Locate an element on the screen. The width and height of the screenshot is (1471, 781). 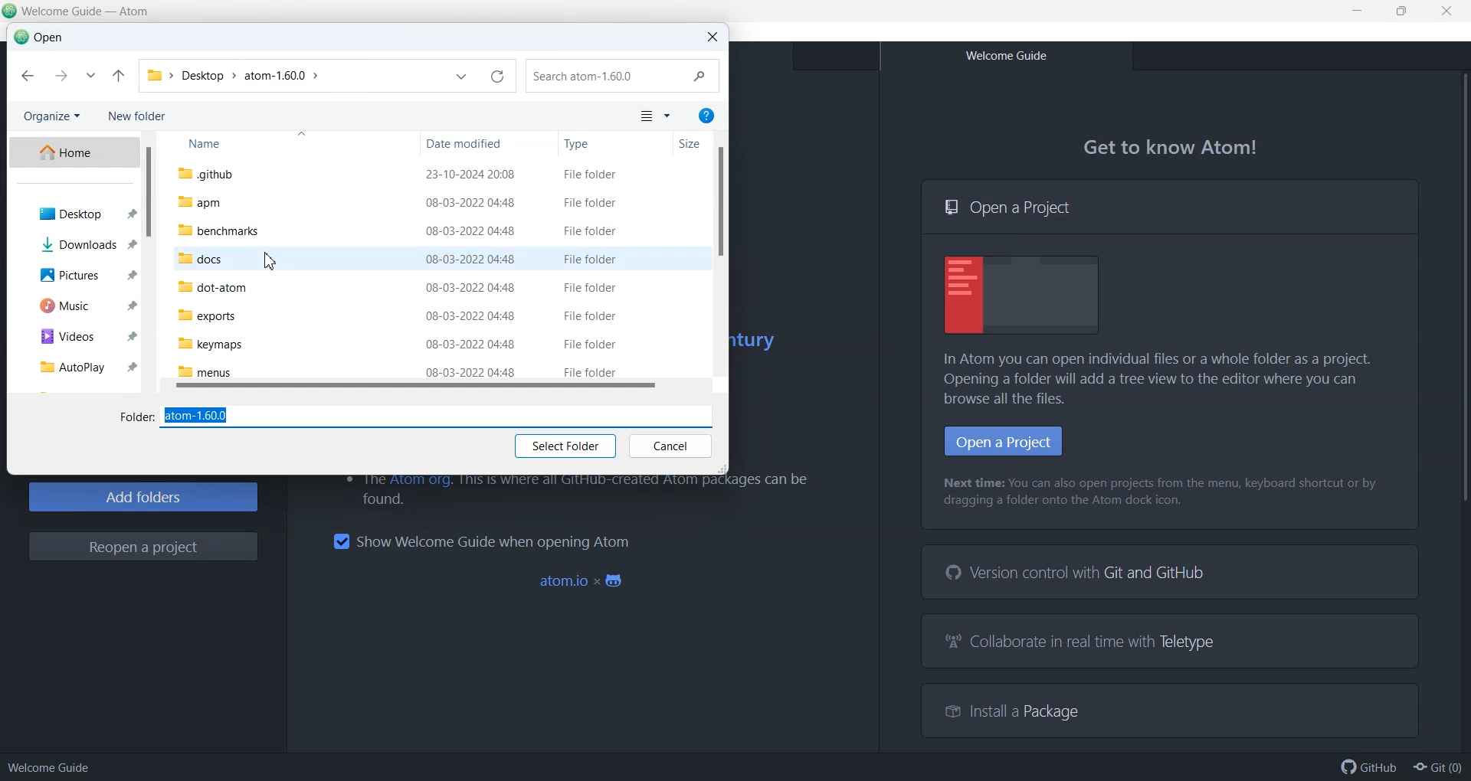
08-03-2022 04:48 is located at coordinates (470, 260).